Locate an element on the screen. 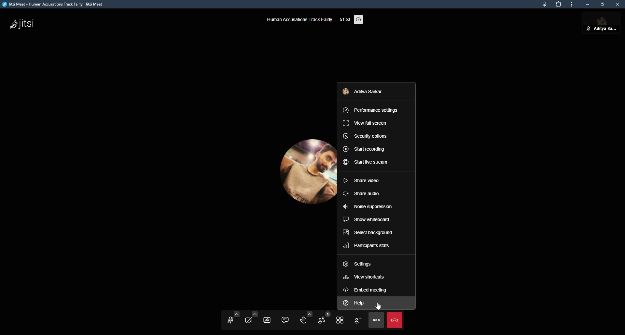 Image resolution: width=625 pixels, height=335 pixels. jitsi meet is located at coordinates (52, 4).